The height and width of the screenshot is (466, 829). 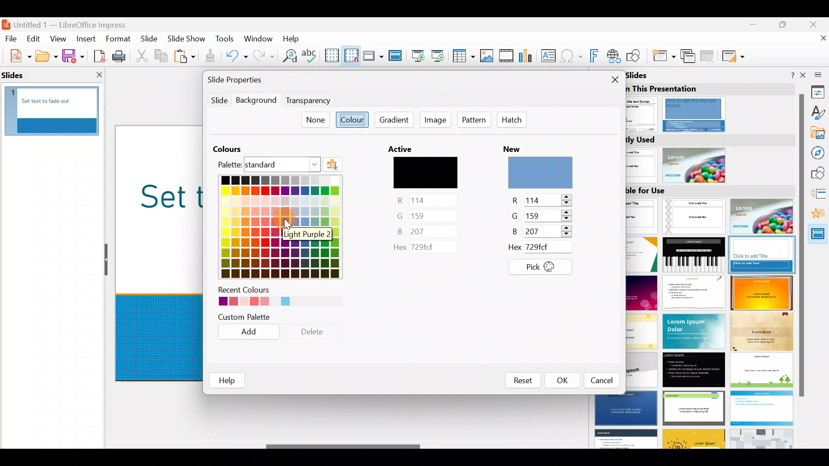 I want to click on Cut, so click(x=143, y=56).